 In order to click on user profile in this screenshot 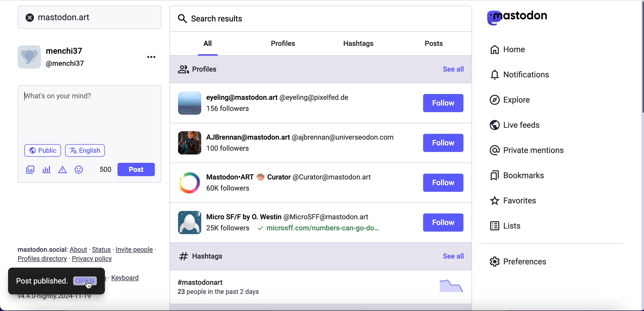, I will do `click(298, 183)`.